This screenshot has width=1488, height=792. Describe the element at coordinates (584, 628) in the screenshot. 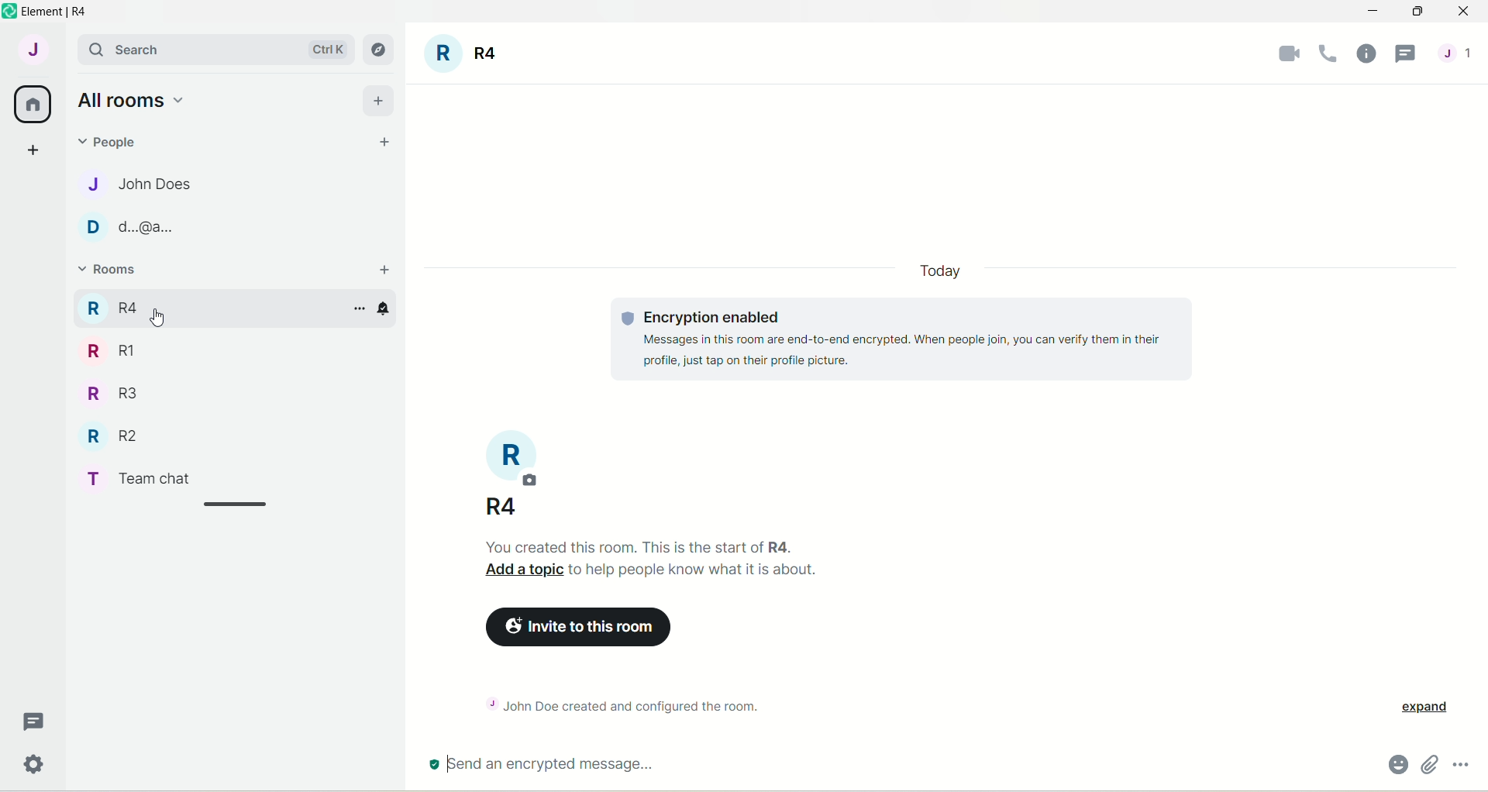

I see `invite to this room` at that location.